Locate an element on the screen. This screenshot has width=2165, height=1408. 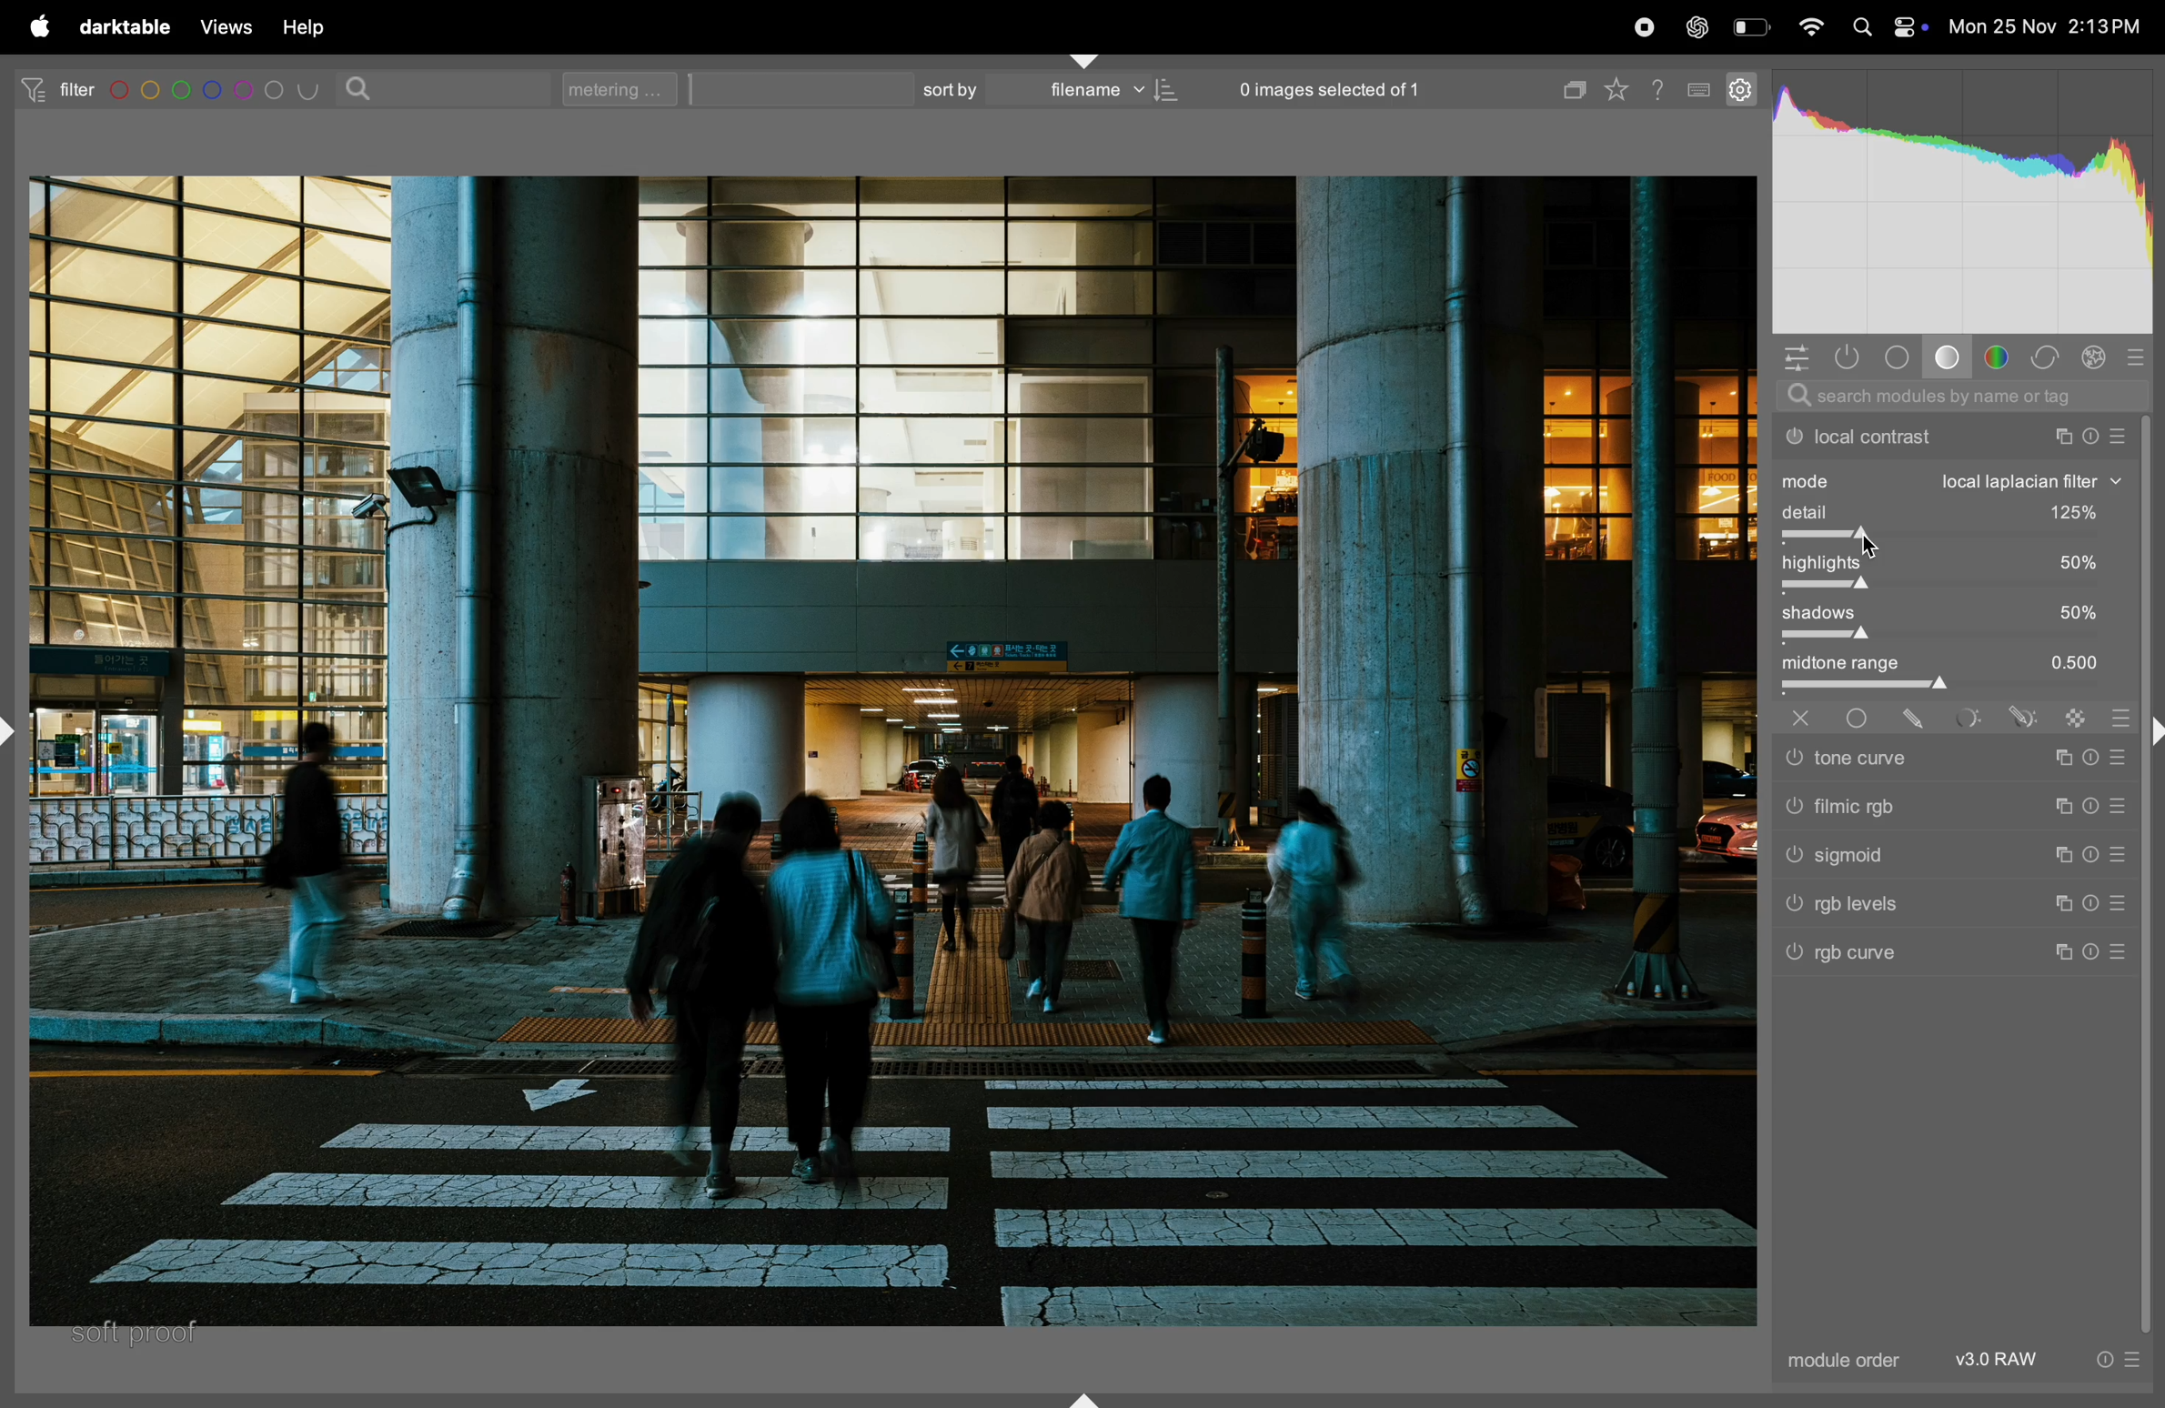
filmic rgb switched off is located at coordinates (1792, 808).